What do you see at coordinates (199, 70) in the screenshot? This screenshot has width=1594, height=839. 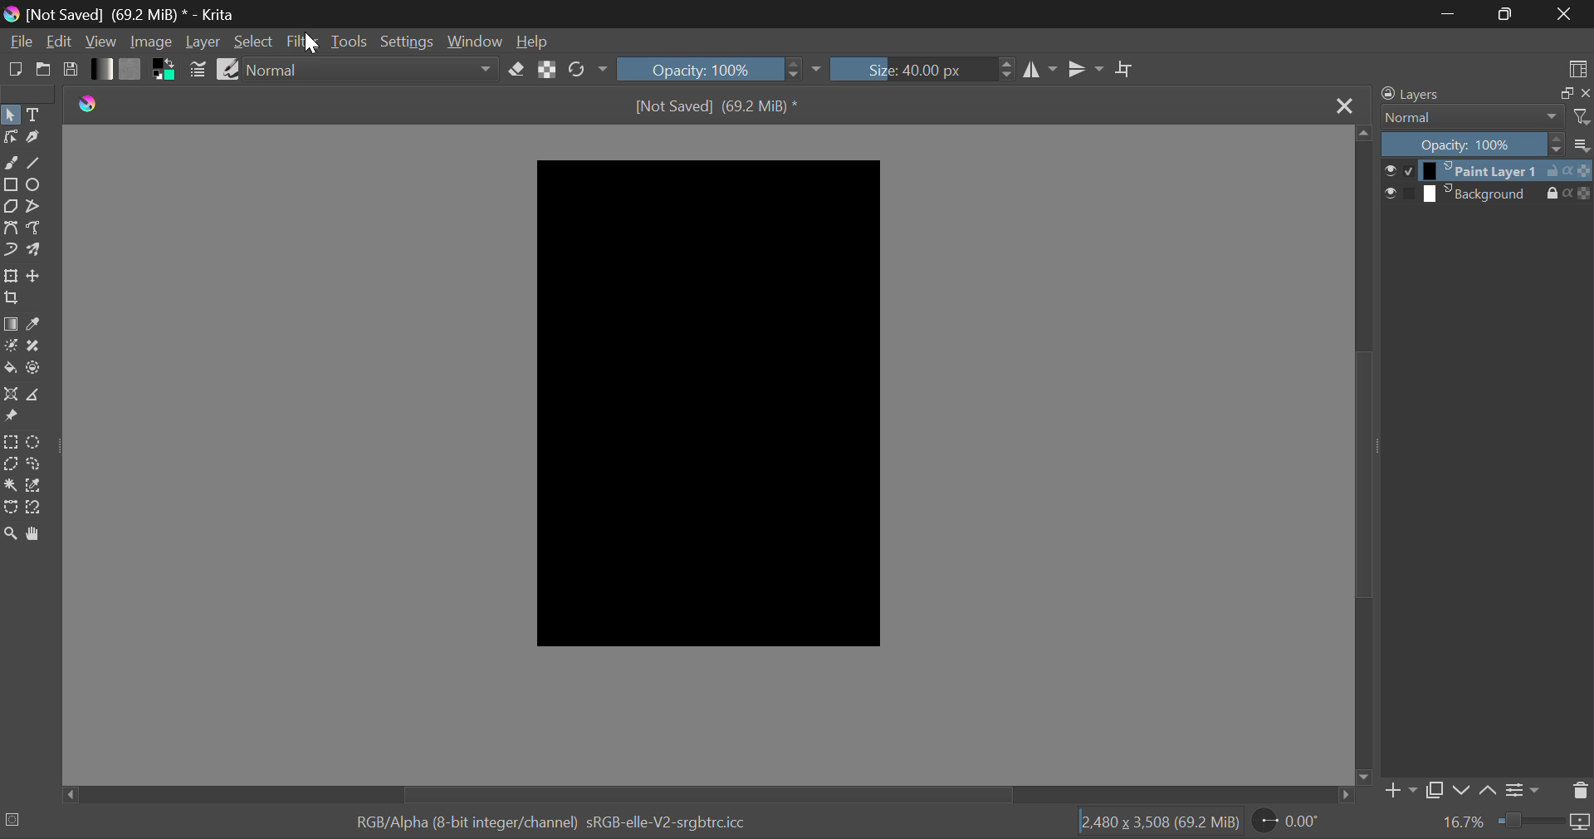 I see `Brush Settings` at bounding box center [199, 70].